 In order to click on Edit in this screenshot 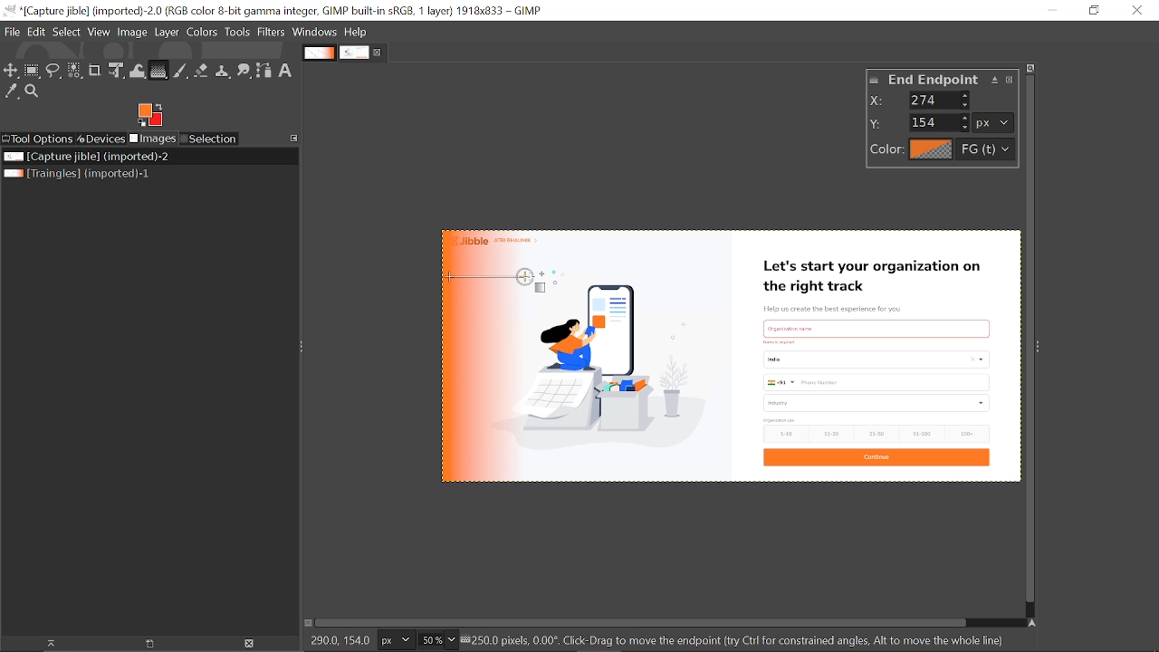, I will do `click(35, 32)`.